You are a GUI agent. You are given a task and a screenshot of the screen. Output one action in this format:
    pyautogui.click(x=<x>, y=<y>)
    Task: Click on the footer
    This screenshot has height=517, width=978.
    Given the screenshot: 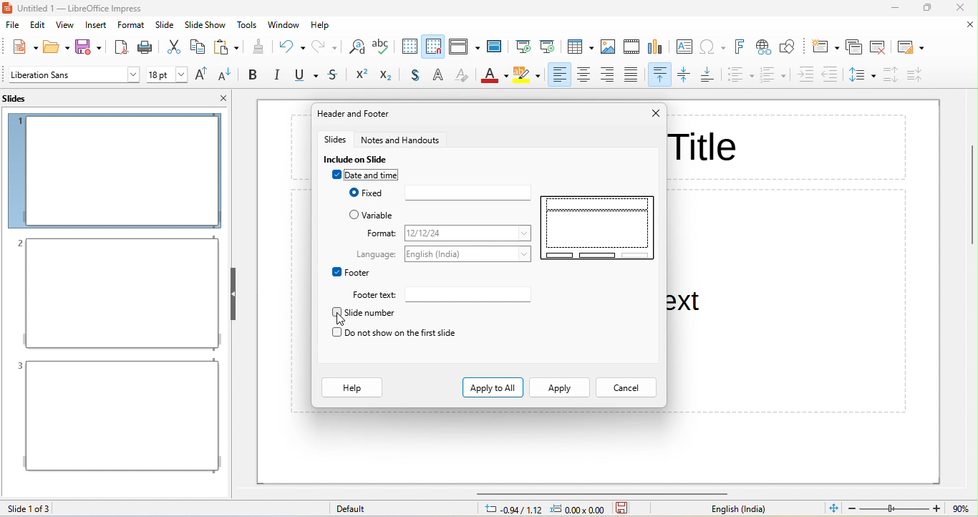 What is the action you would take?
    pyautogui.click(x=358, y=272)
    